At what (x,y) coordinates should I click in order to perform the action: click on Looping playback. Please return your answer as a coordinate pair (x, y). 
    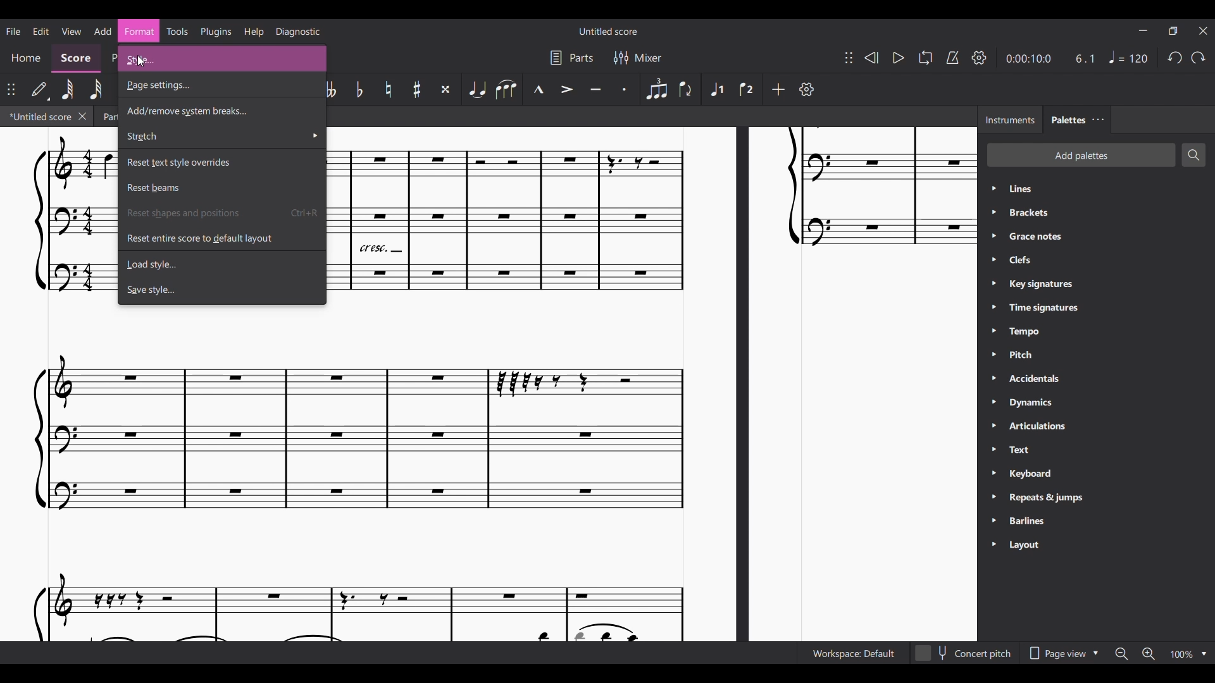
    Looking at the image, I should click on (926, 58).